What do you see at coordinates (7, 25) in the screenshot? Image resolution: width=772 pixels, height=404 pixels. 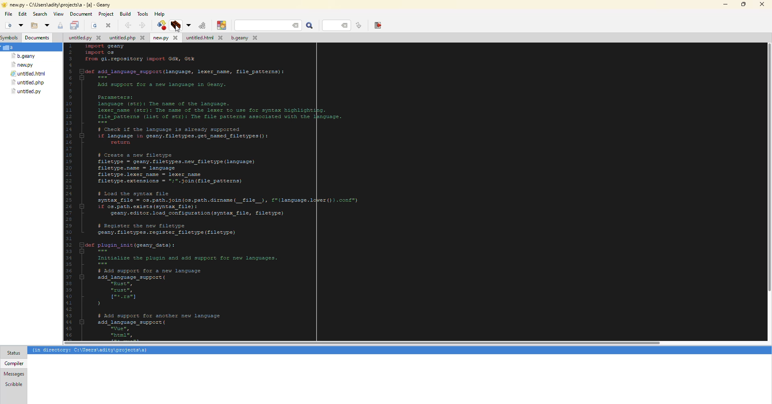 I see `new` at bounding box center [7, 25].